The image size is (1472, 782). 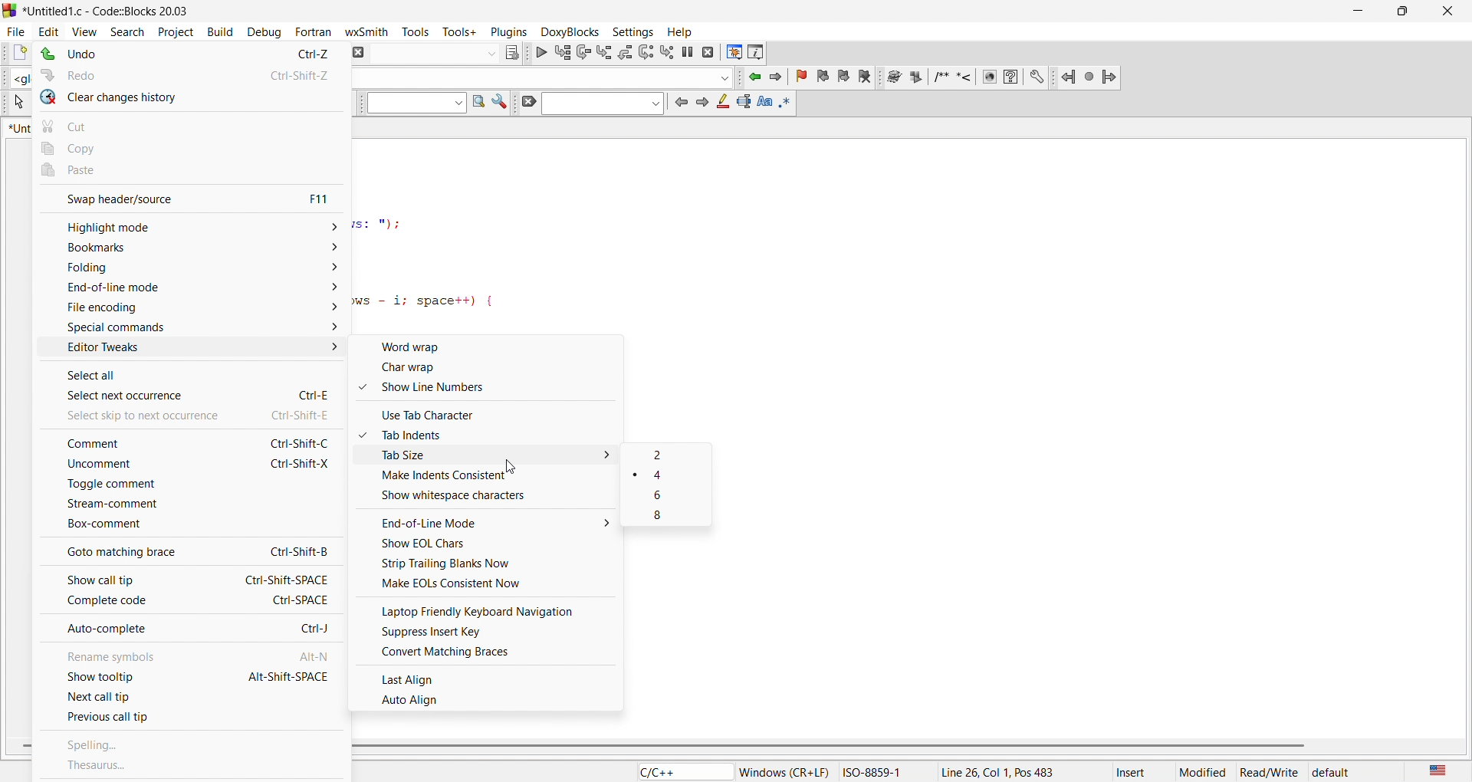 What do you see at coordinates (104, 467) in the screenshot?
I see `uncomment ` at bounding box center [104, 467].